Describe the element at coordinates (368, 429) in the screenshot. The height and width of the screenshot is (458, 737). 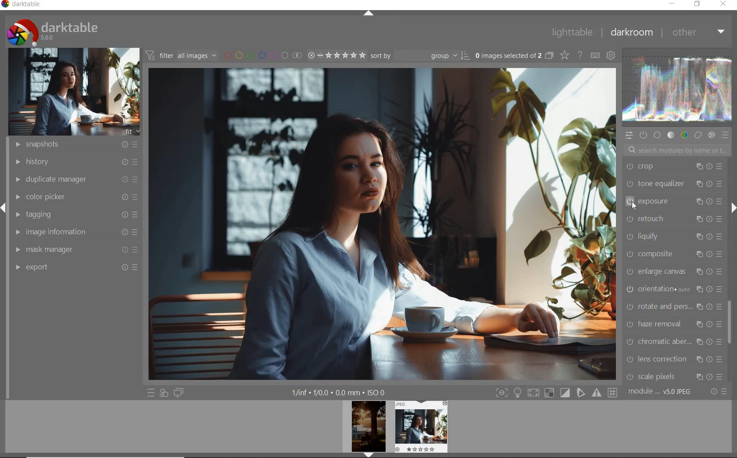
I see `IMAGE PREVIEW` at that location.